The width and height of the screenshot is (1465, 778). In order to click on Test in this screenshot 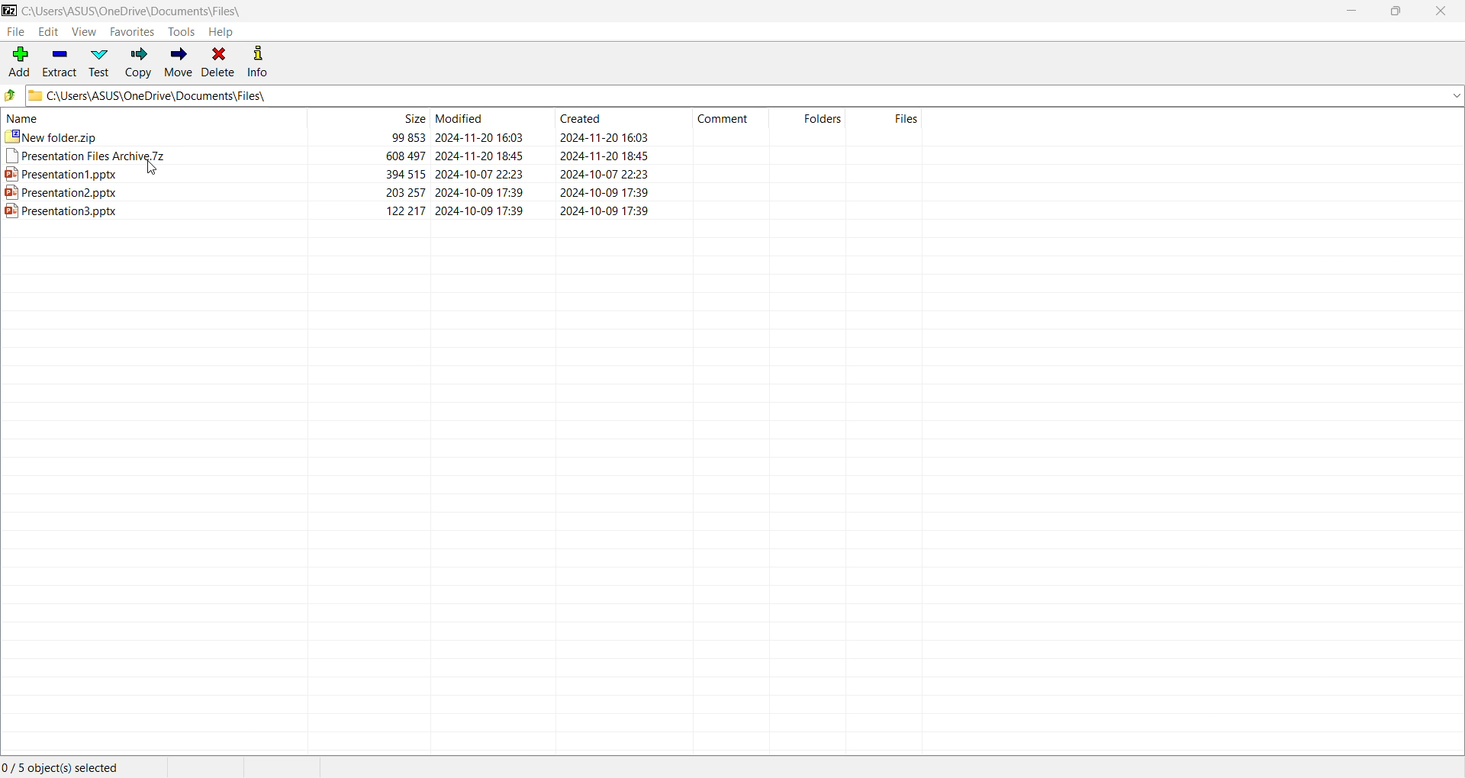, I will do `click(98, 64)`.